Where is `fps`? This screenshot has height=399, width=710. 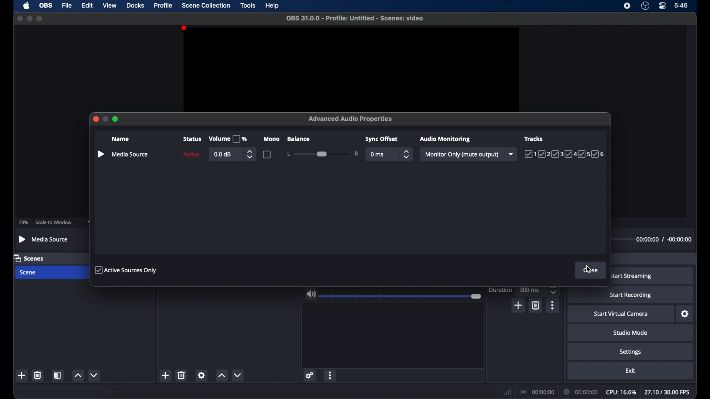 fps is located at coordinates (668, 392).